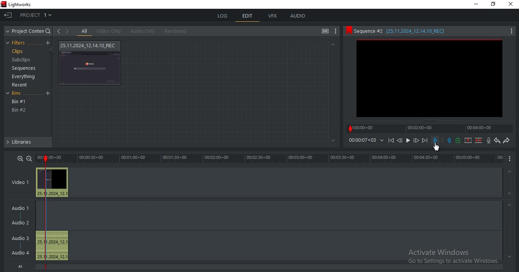 Image resolution: width=519 pixels, height=272 pixels. Describe the element at coordinates (20, 253) in the screenshot. I see `Audio 4` at that location.